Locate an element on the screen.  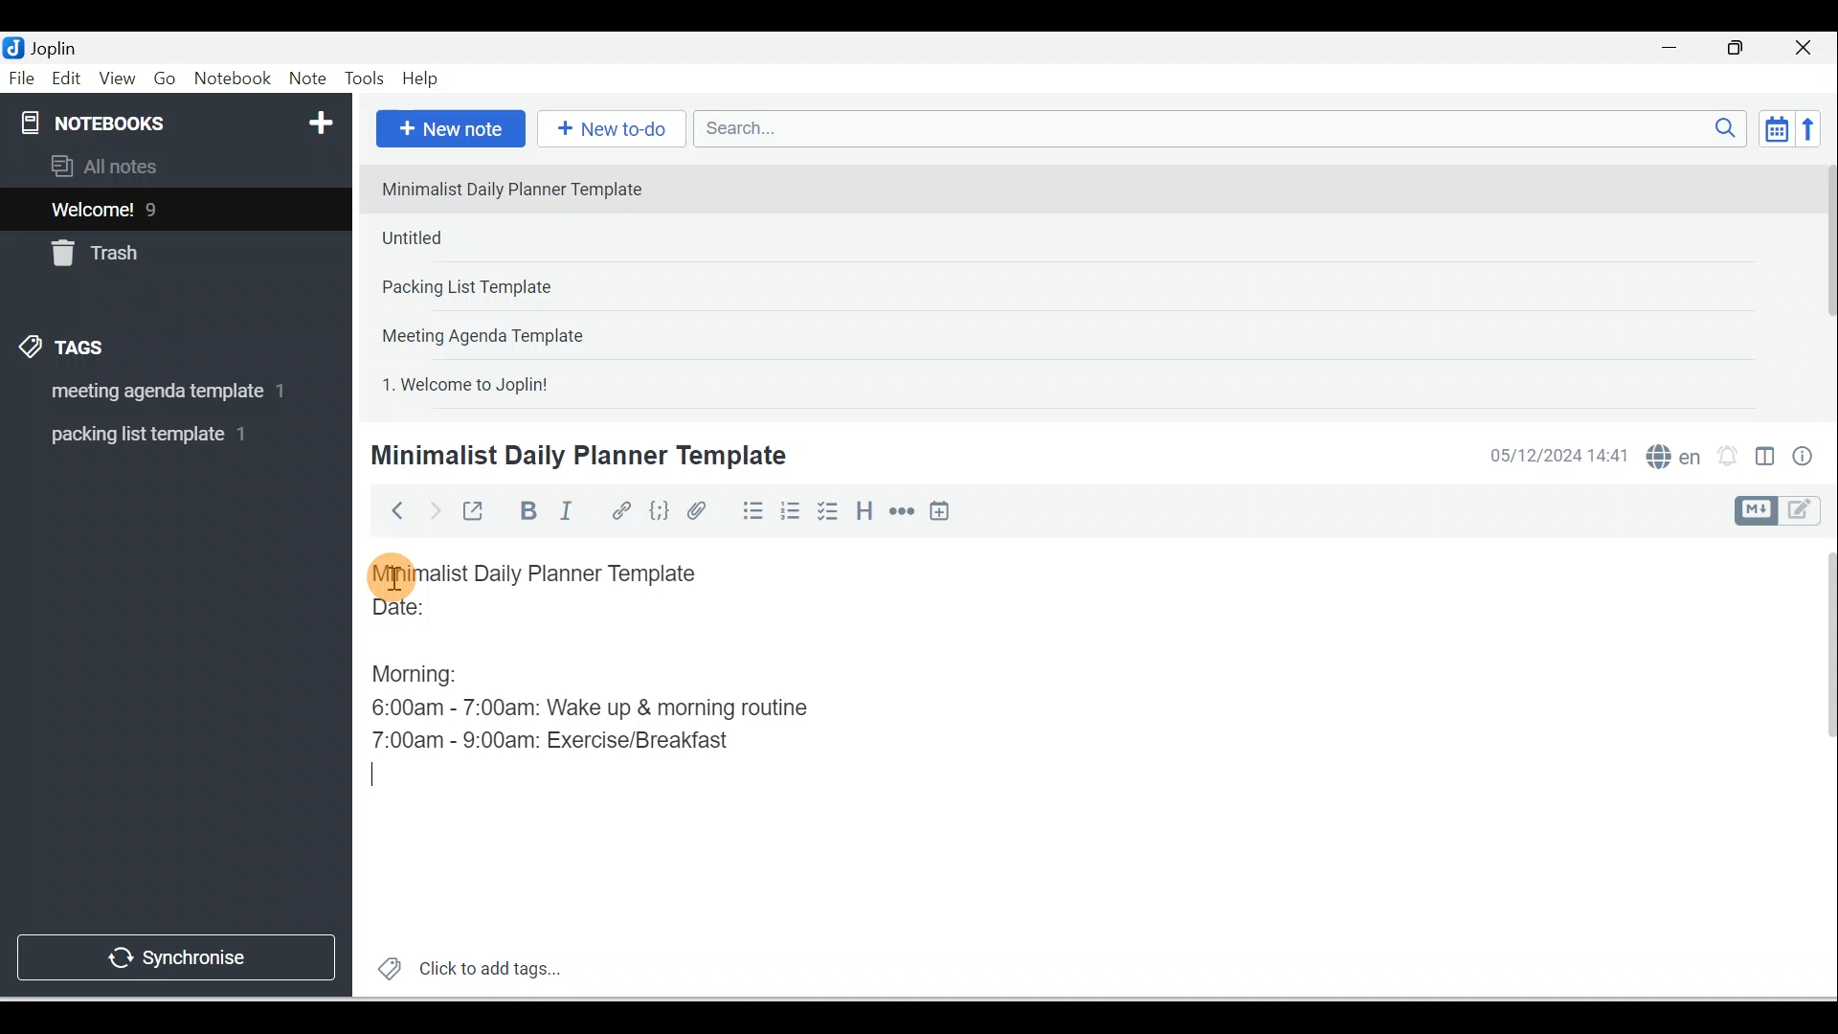
Note properties is located at coordinates (1804, 459).